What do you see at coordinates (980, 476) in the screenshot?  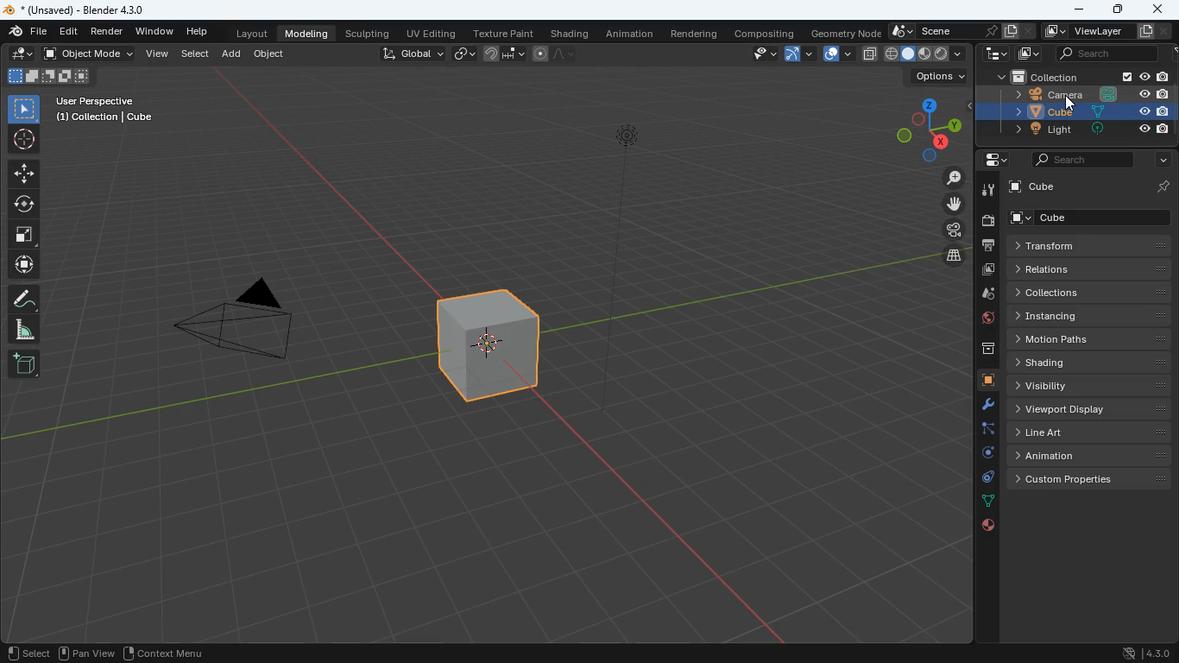 I see `control` at bounding box center [980, 476].